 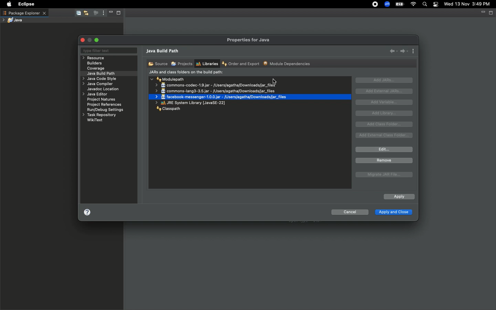 I want to click on Add class folder, so click(x=385, y=124).